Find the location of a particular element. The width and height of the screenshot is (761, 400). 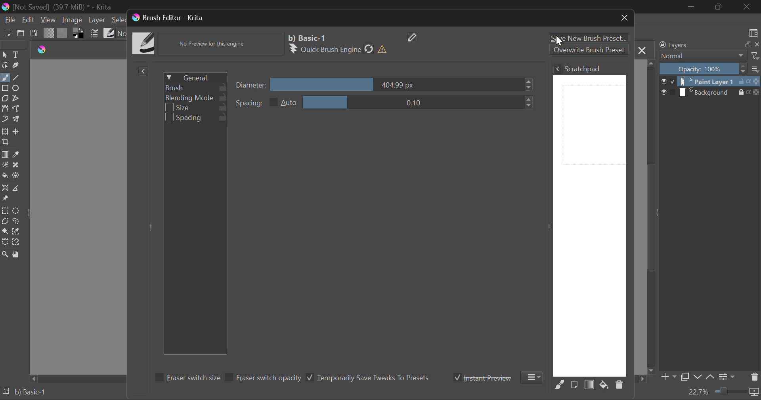

Select is located at coordinates (5, 55).